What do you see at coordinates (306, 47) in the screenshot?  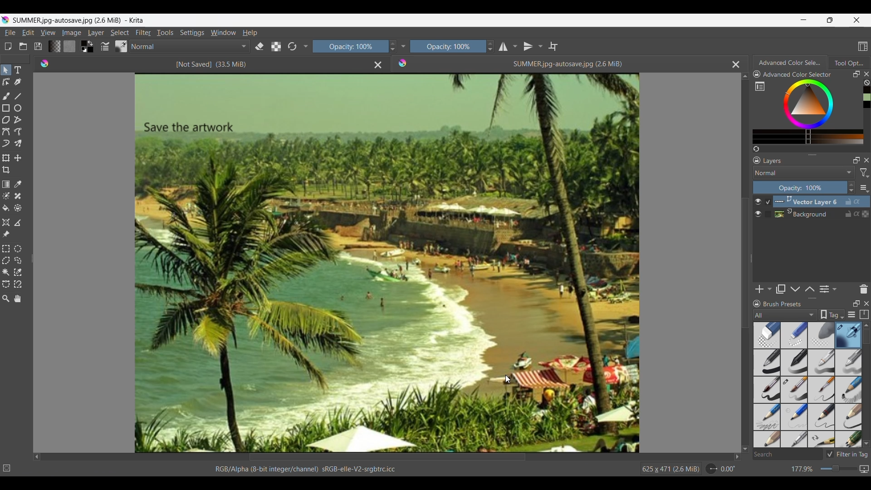 I see `Show/Hide more tools` at bounding box center [306, 47].